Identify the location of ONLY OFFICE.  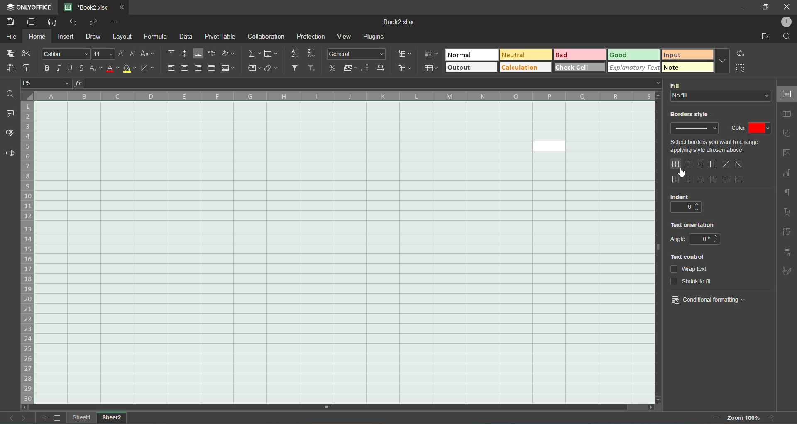
(30, 5).